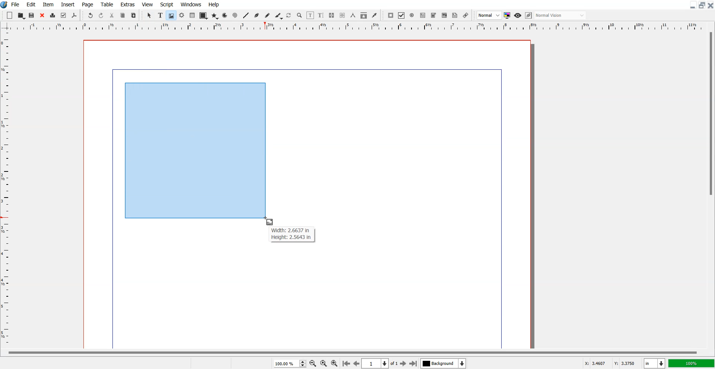  I want to click on Undo, so click(90, 15).